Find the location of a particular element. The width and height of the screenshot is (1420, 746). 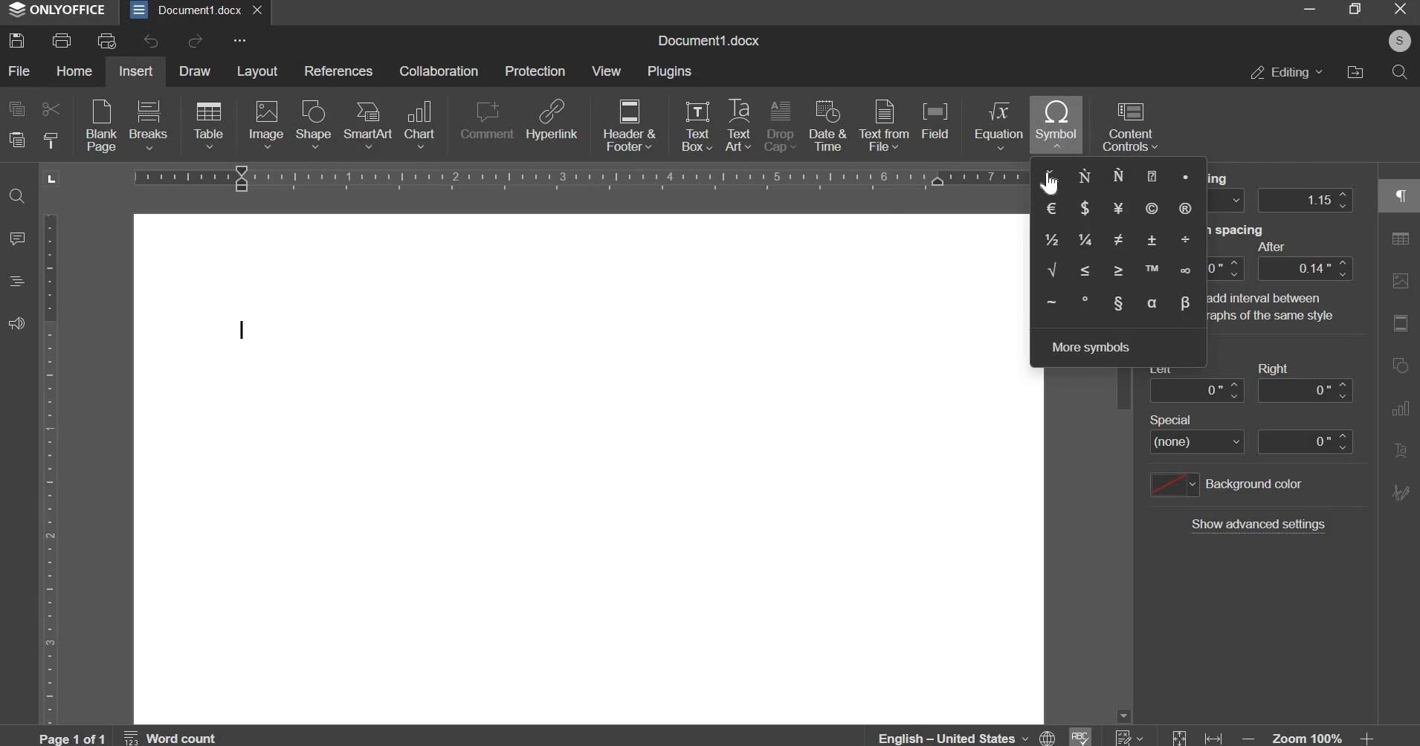

word count is located at coordinates (172, 736).